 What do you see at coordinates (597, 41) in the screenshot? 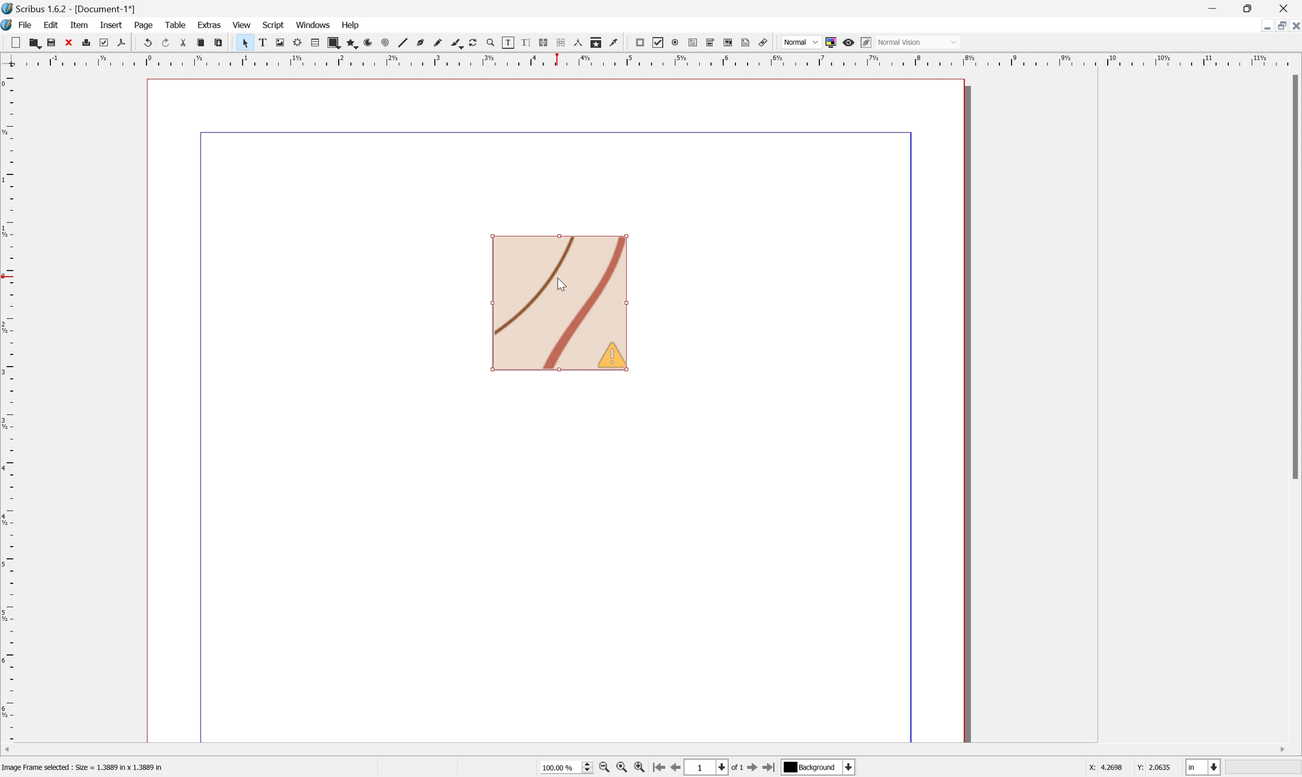
I see `Copy item properties` at bounding box center [597, 41].